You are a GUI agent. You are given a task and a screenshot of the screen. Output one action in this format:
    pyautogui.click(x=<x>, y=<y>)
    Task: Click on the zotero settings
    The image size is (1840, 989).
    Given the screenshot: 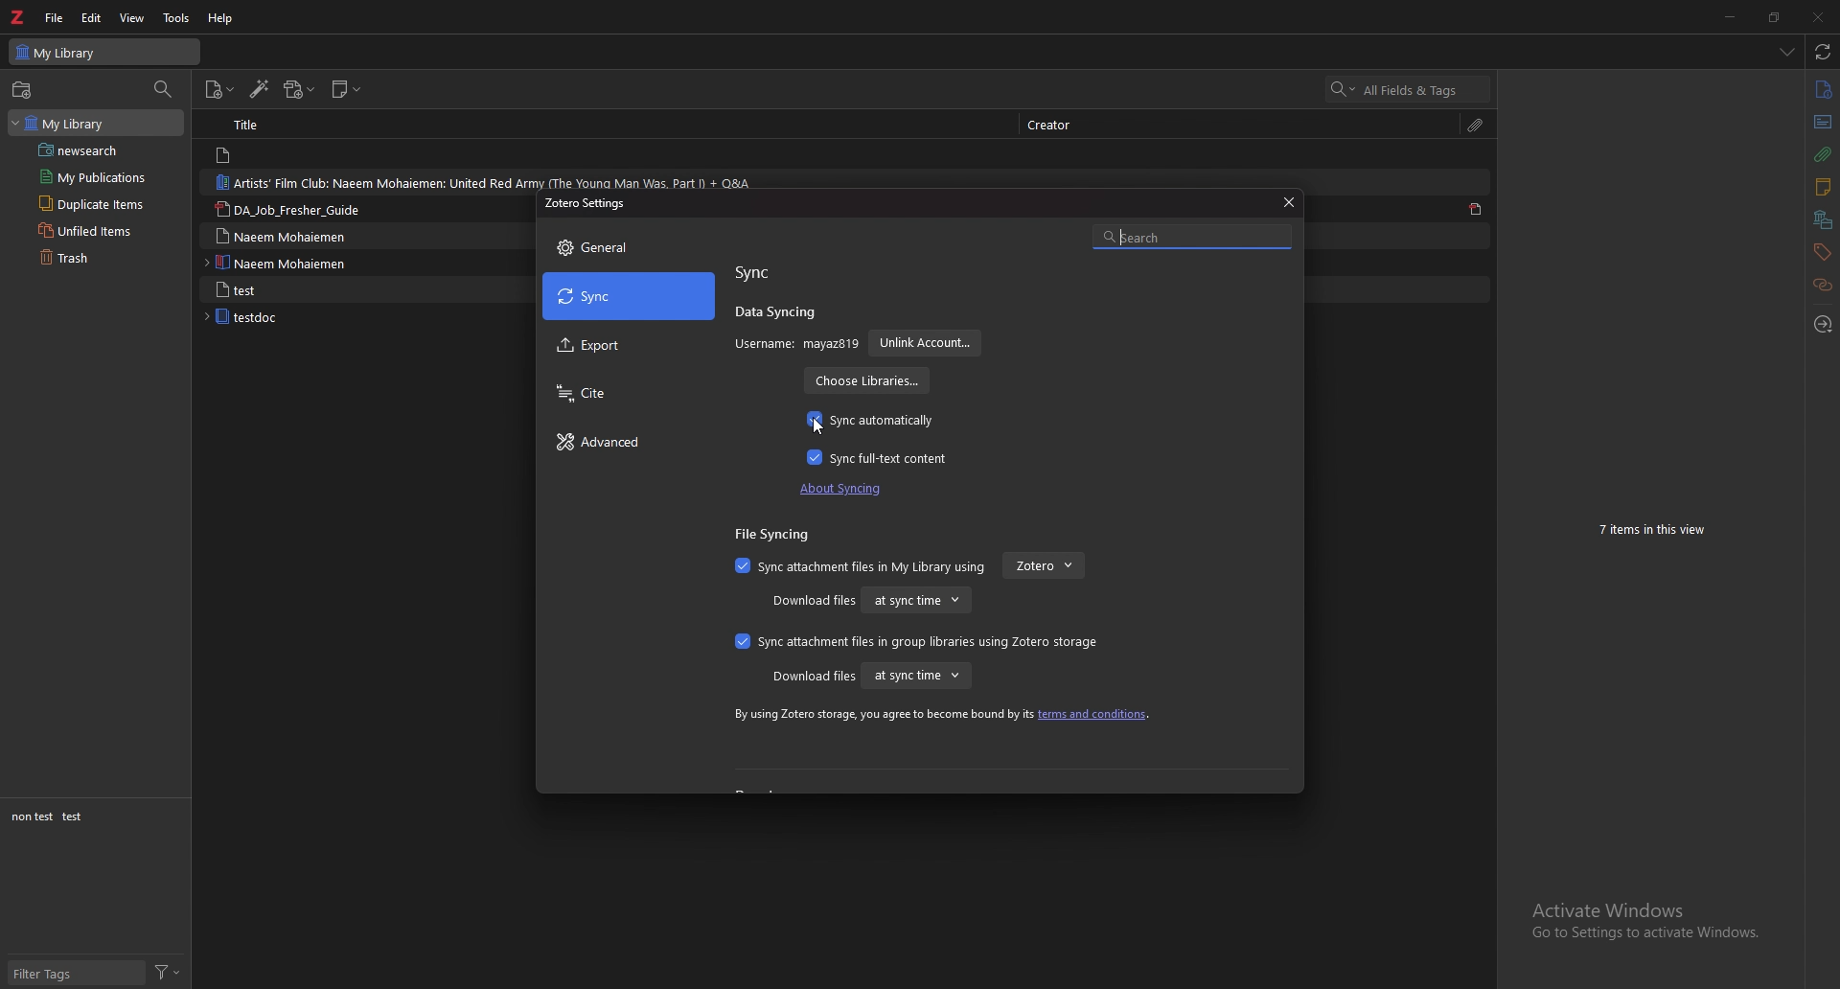 What is the action you would take?
    pyautogui.click(x=587, y=203)
    